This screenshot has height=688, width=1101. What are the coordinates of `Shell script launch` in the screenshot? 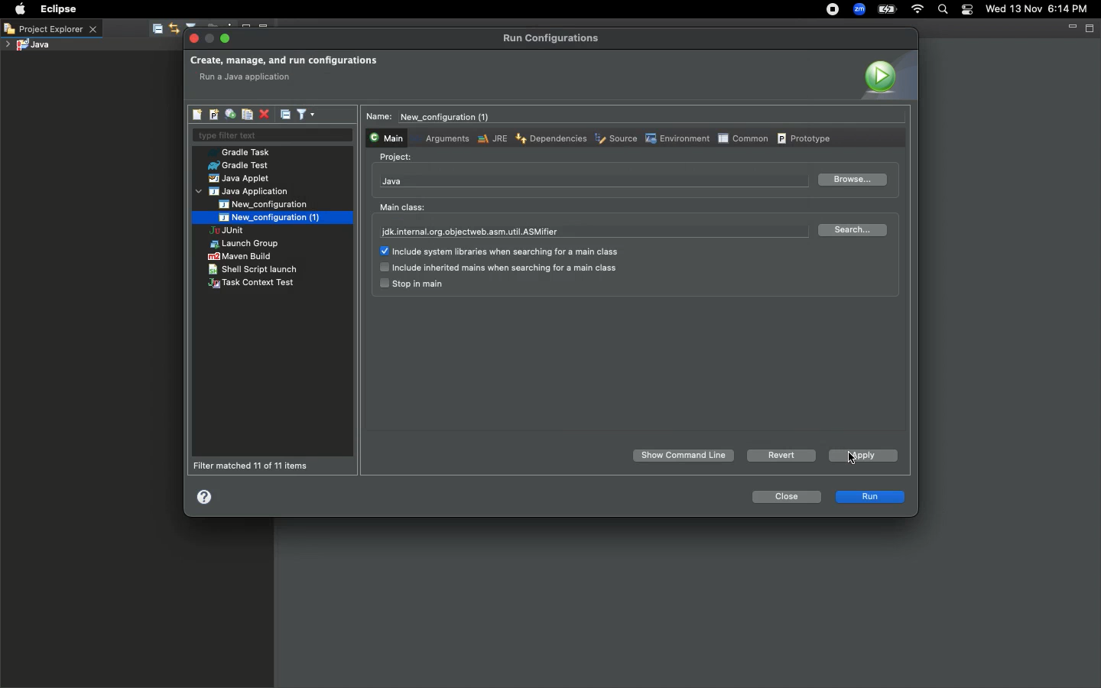 It's located at (254, 269).